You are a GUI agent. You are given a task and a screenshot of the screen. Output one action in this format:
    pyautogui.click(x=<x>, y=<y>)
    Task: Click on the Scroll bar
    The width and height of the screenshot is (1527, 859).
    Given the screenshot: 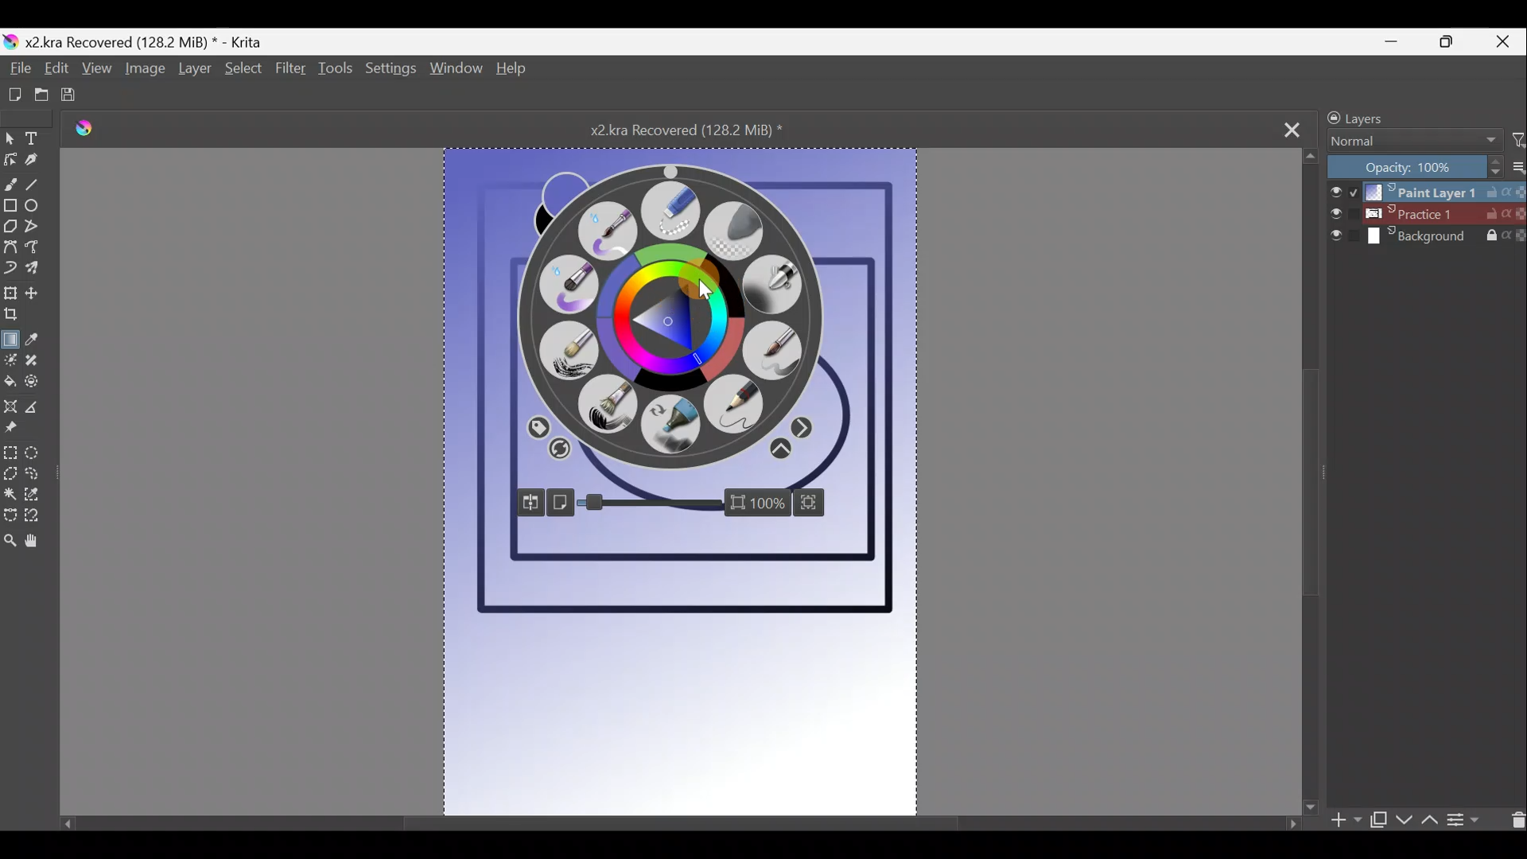 What is the action you would take?
    pyautogui.click(x=675, y=818)
    